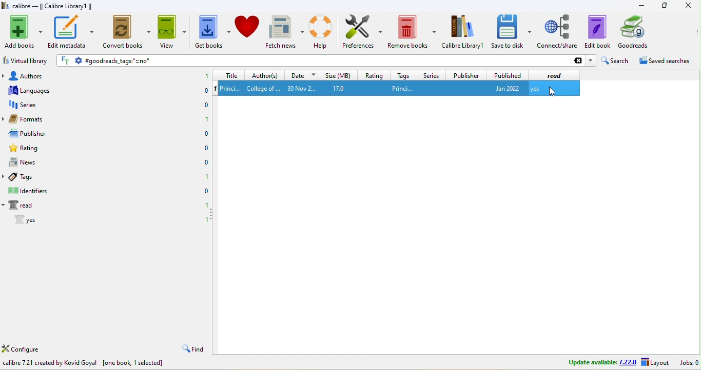 This screenshot has height=370, width=701. I want to click on rating, so click(374, 75).